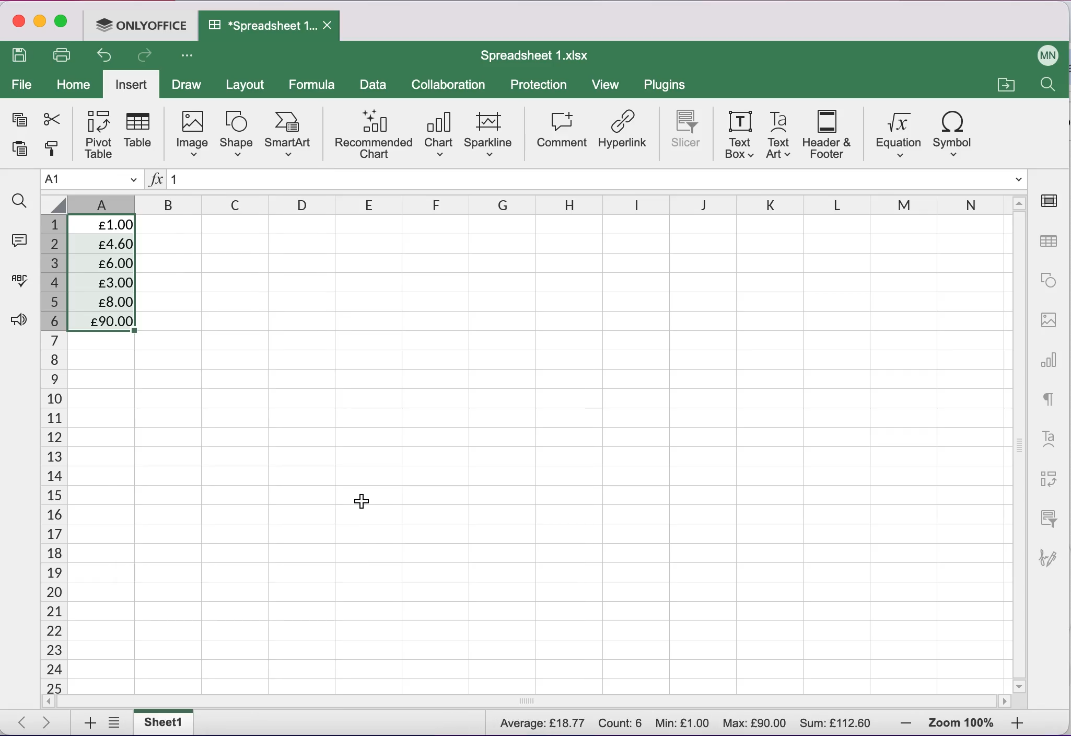 The image size is (1071, 736). I want to click on text art, so click(778, 135).